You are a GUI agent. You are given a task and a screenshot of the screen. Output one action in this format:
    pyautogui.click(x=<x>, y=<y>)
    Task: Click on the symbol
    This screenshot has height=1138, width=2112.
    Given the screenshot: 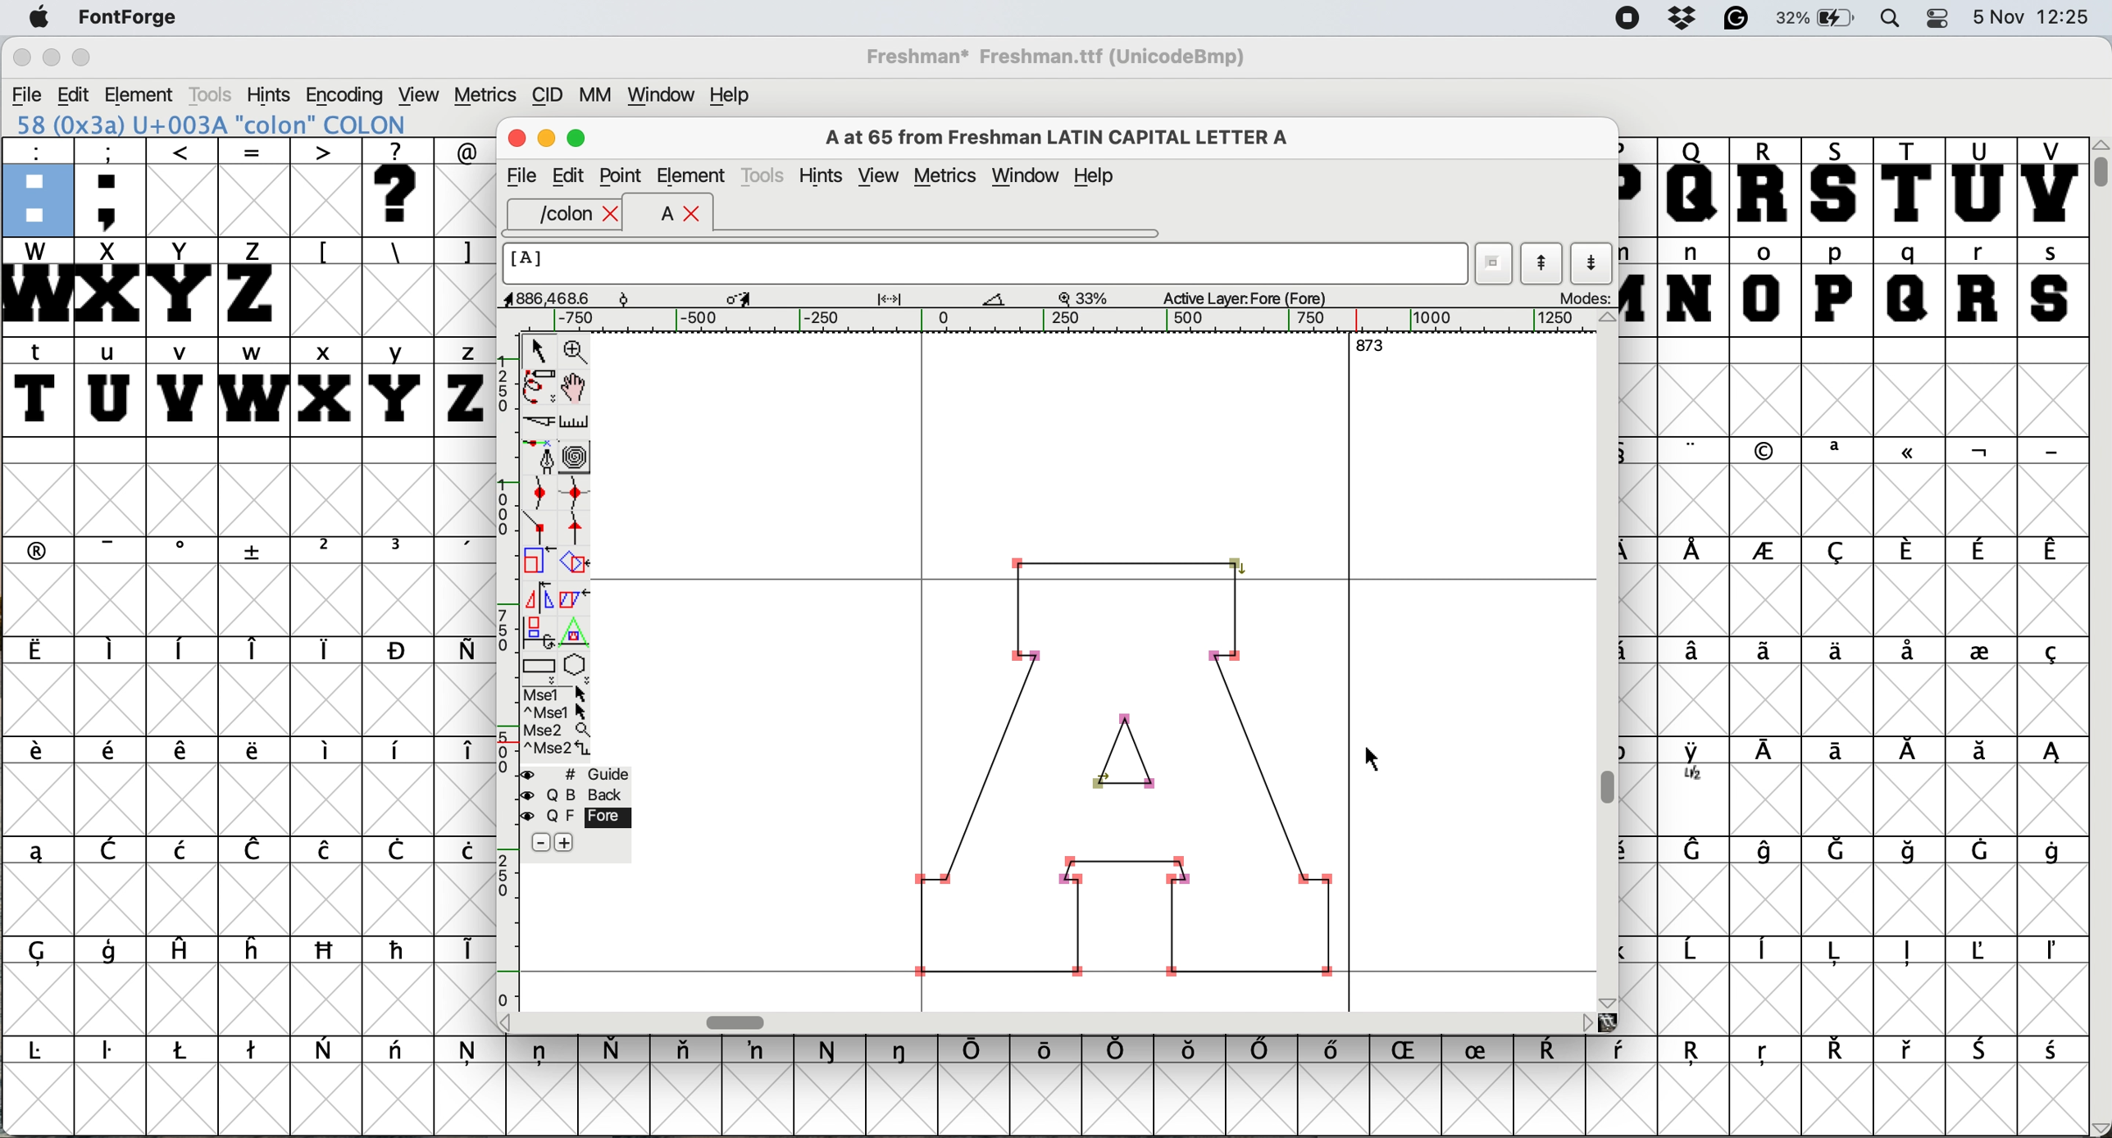 What is the action you would take?
    pyautogui.click(x=1693, y=450)
    